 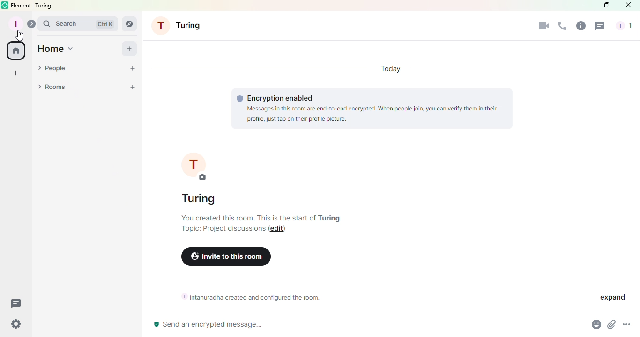 What do you see at coordinates (351, 325) in the screenshot?
I see `Write messages` at bounding box center [351, 325].